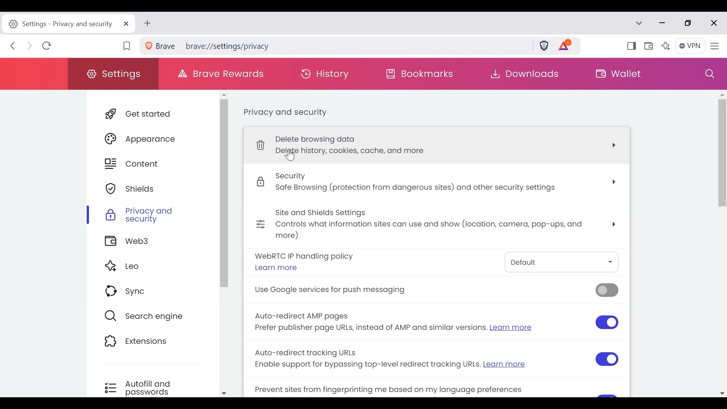 Image resolution: width=727 pixels, height=409 pixels. I want to click on Autofill and passwords, so click(147, 387).